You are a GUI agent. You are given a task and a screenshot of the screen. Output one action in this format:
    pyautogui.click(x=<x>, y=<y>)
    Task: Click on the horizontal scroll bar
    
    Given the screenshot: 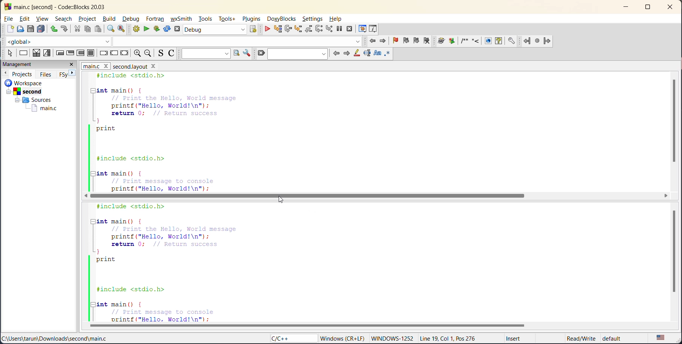 What is the action you would take?
    pyautogui.click(x=312, y=326)
    